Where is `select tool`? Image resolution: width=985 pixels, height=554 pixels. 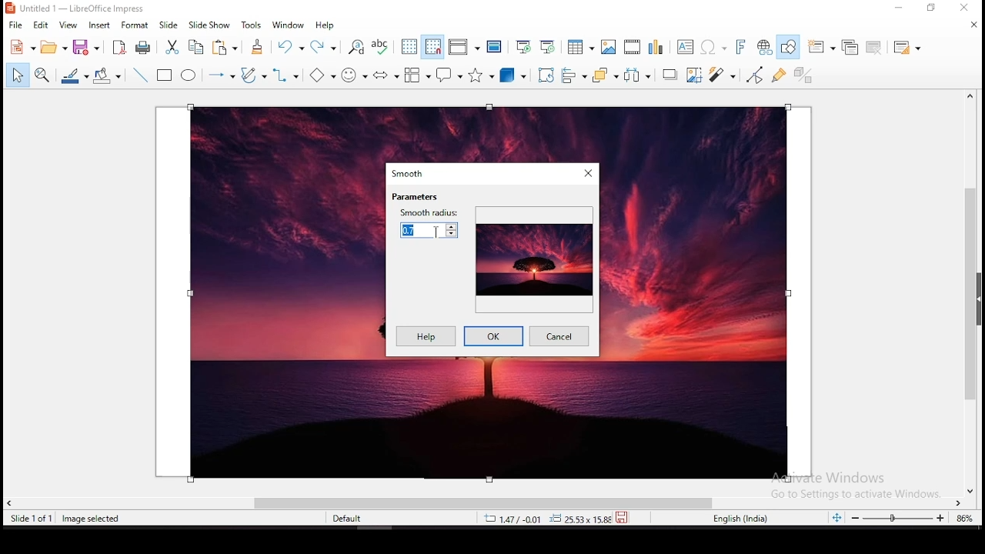
select tool is located at coordinates (15, 76).